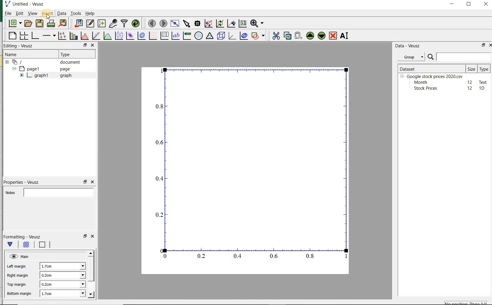 This screenshot has height=305, width=492. Describe the element at coordinates (20, 257) in the screenshot. I see `Main` at that location.